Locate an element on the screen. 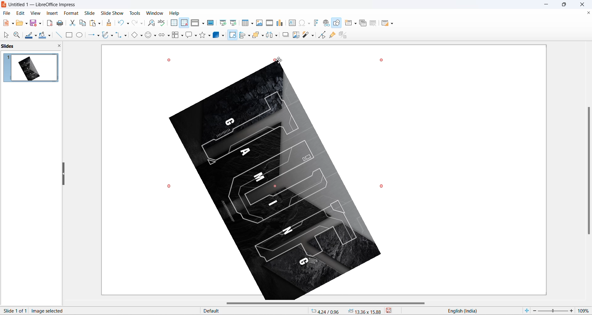 This screenshot has width=592, height=315. show gluepoint functions is located at coordinates (334, 35).